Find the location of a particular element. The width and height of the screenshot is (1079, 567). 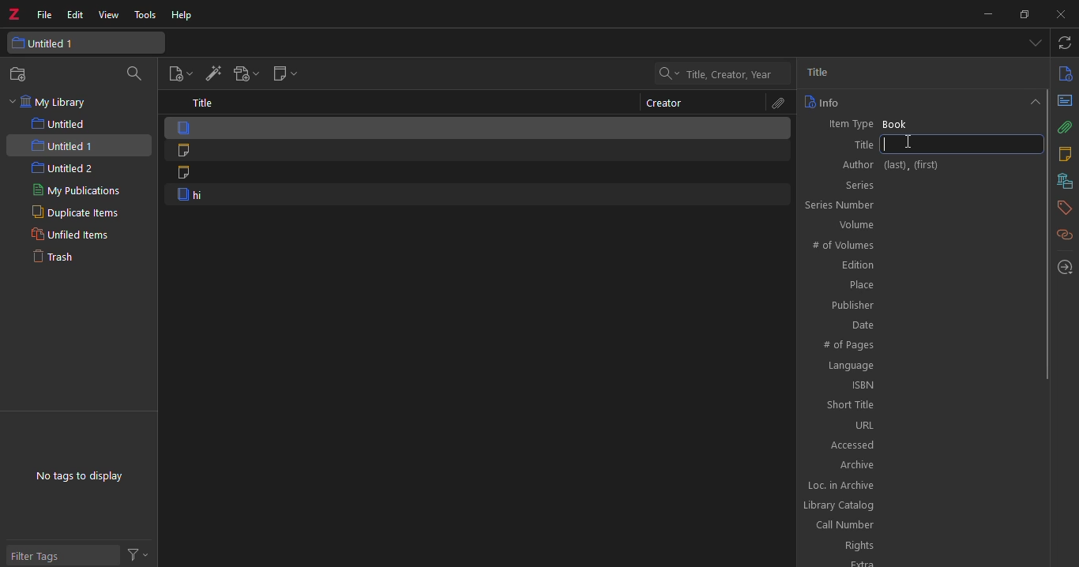

view is located at coordinates (111, 15).